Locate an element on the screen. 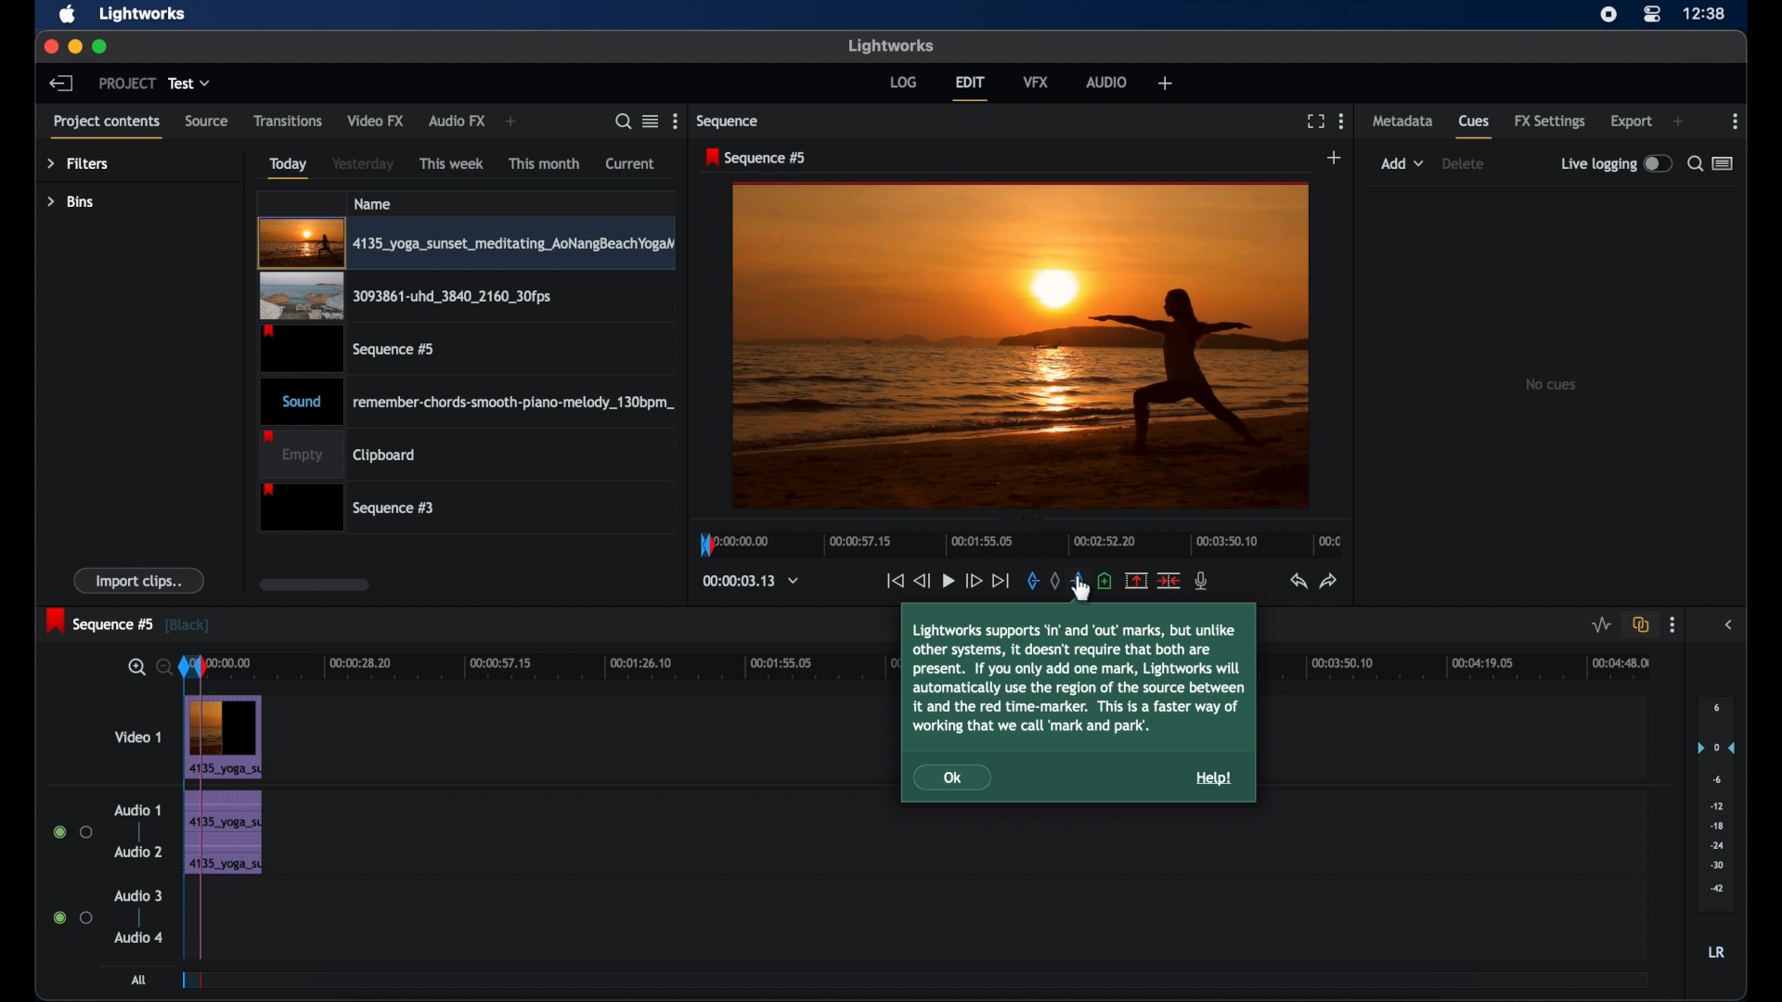 The width and height of the screenshot is (1782, 1002). source is located at coordinates (206, 122).